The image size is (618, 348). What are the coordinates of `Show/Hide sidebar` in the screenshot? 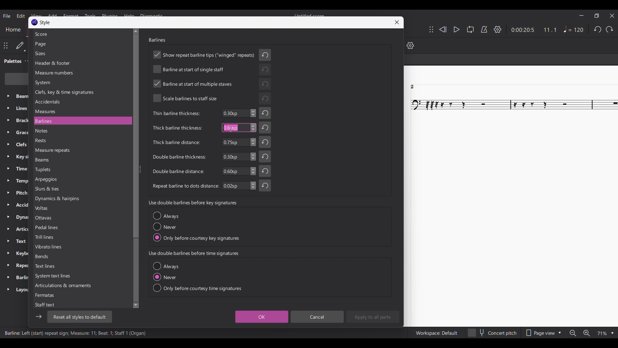 It's located at (38, 316).